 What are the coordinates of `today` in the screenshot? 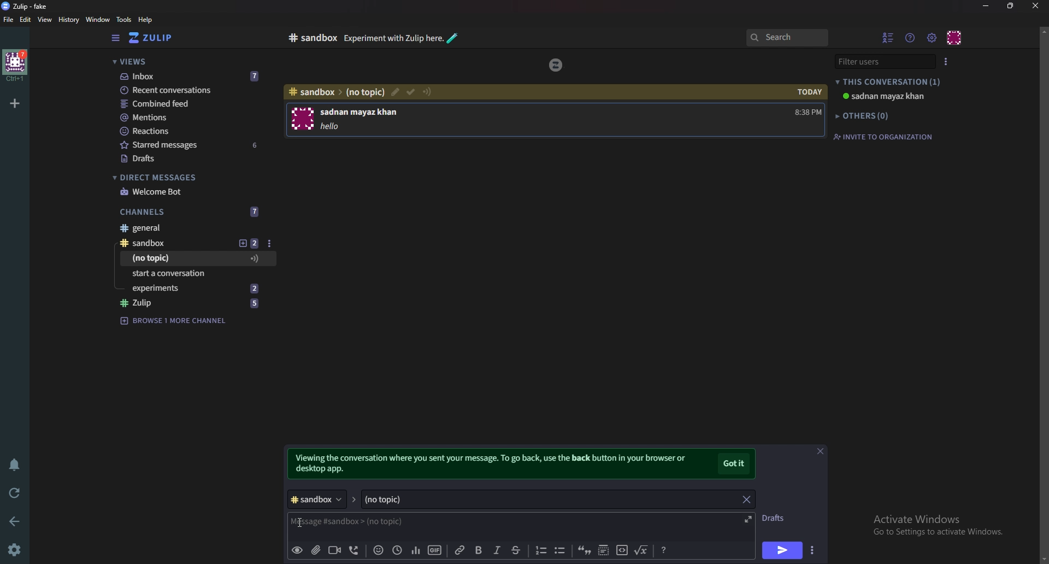 It's located at (809, 91).